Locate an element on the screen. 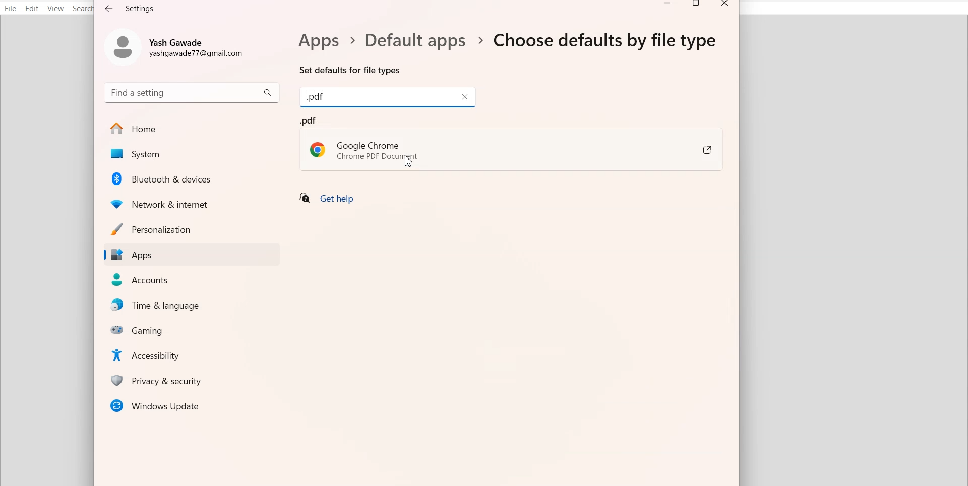 This screenshot has width=968, height=486. Bluetooth & Devices is located at coordinates (193, 178).